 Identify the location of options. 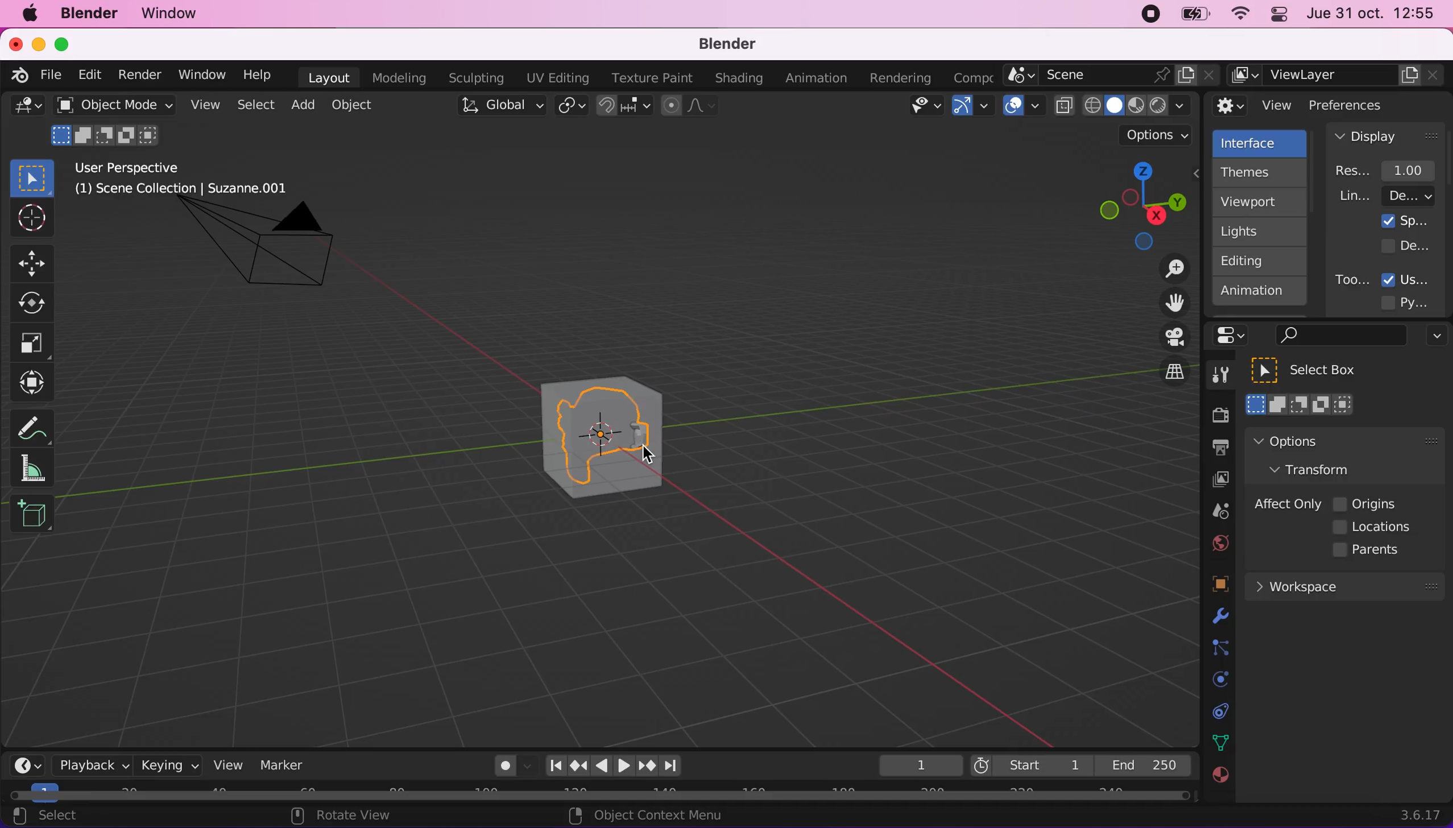
(1434, 337).